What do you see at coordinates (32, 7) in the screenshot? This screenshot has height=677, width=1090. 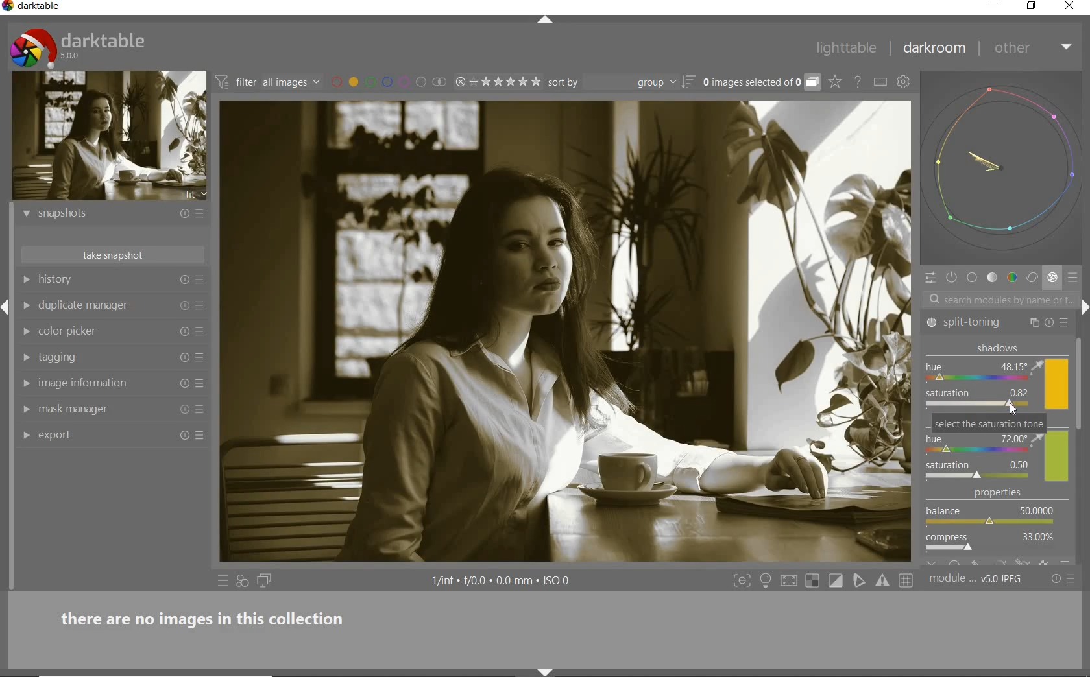 I see `system name` at bounding box center [32, 7].